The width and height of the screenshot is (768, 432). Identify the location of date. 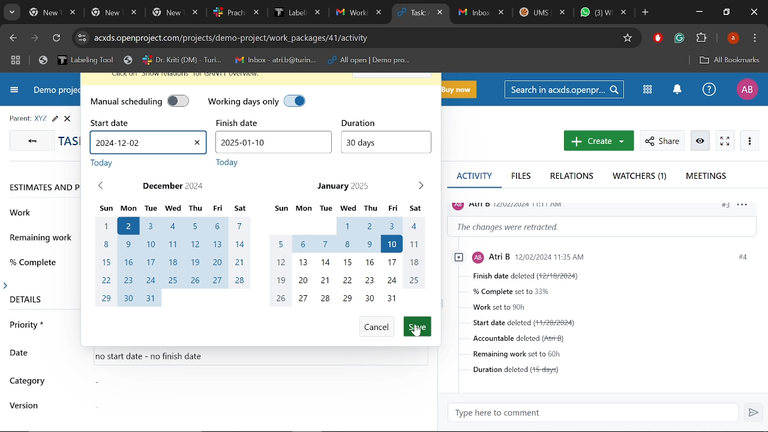
(23, 353).